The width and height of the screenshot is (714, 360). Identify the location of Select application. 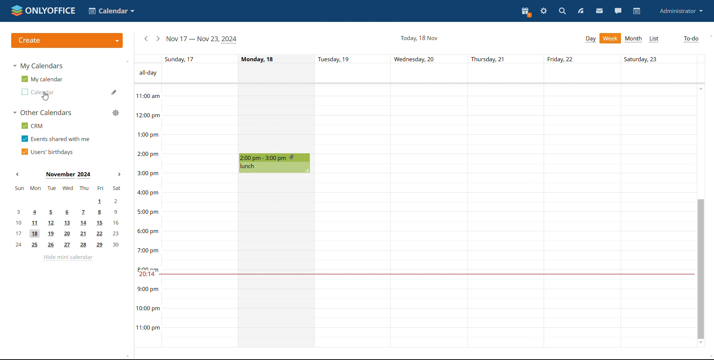
(112, 11).